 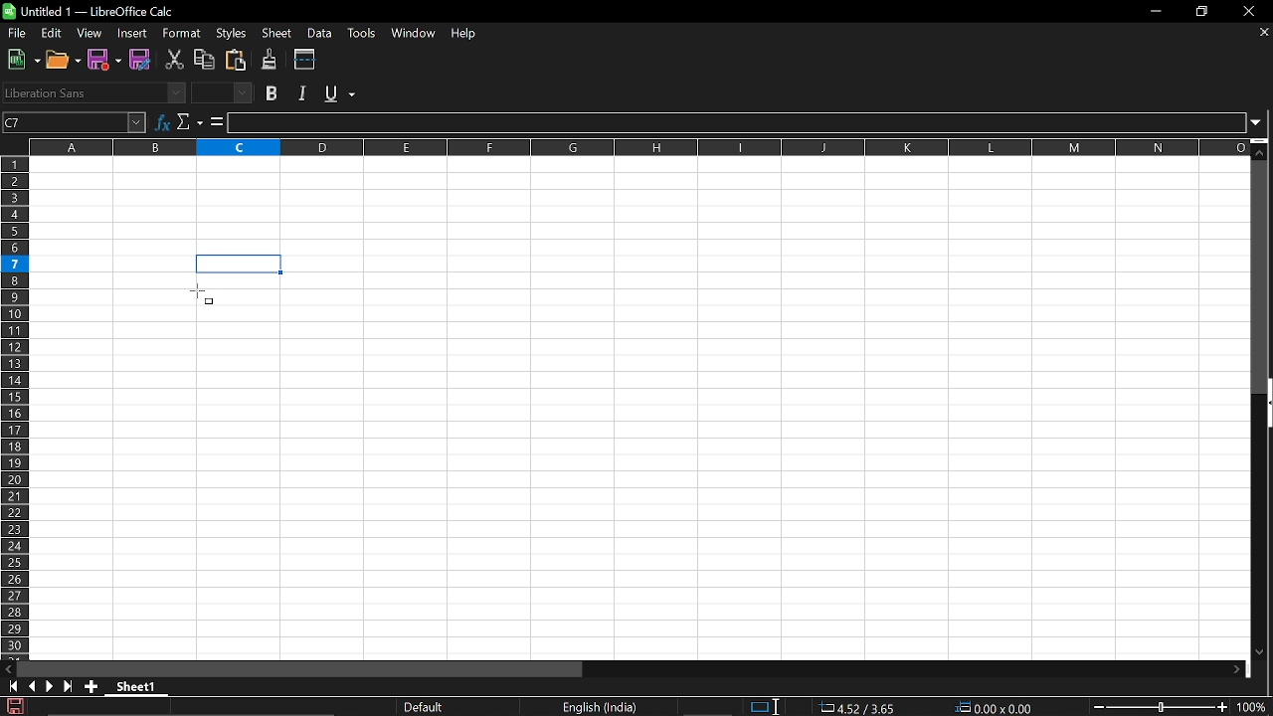 I want to click on Rows, so click(x=16, y=407).